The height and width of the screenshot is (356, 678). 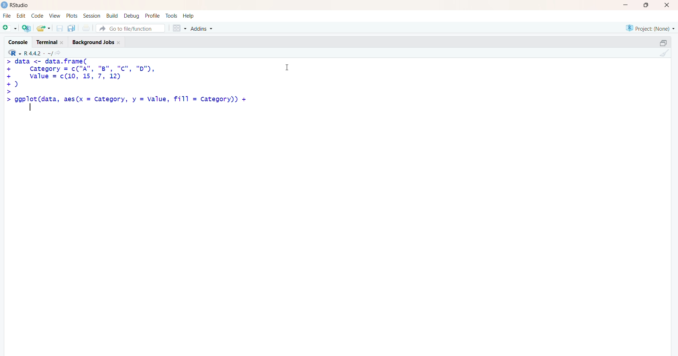 I want to click on minimize, so click(x=628, y=5).